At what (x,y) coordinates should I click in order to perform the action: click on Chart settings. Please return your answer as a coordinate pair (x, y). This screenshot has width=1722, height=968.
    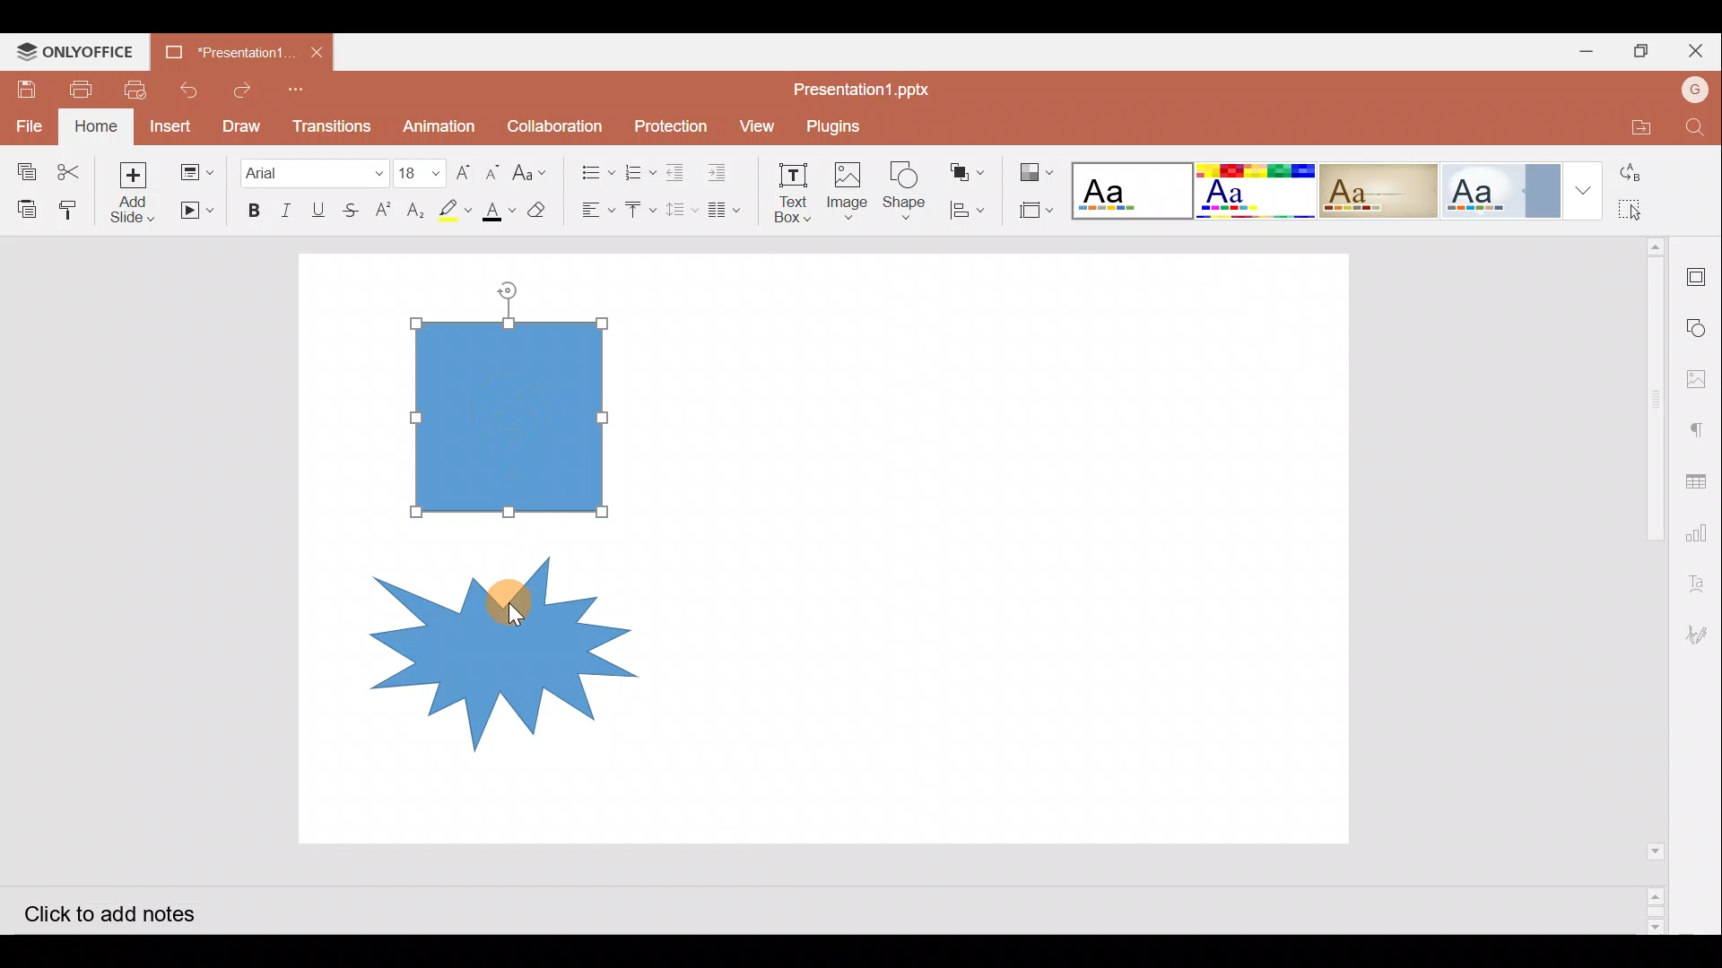
    Looking at the image, I should click on (1705, 537).